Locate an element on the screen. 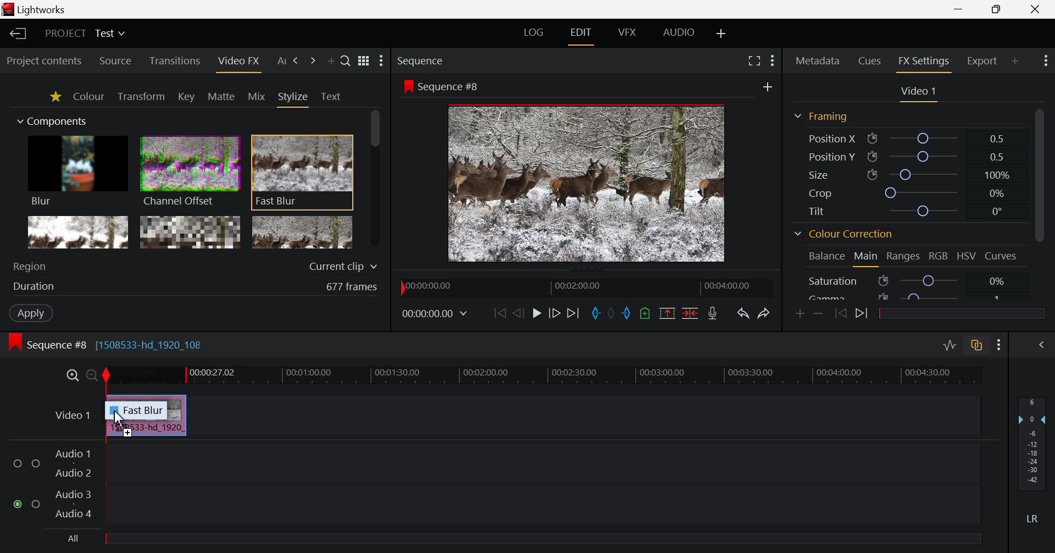 The height and width of the screenshot is (553, 1055). Audio Input Fields is located at coordinates (491, 485).